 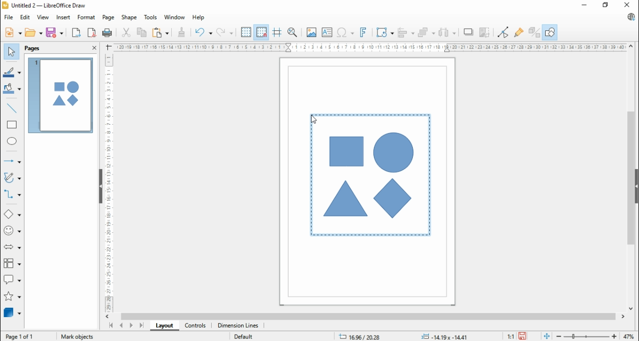 What do you see at coordinates (175, 17) in the screenshot?
I see `window` at bounding box center [175, 17].